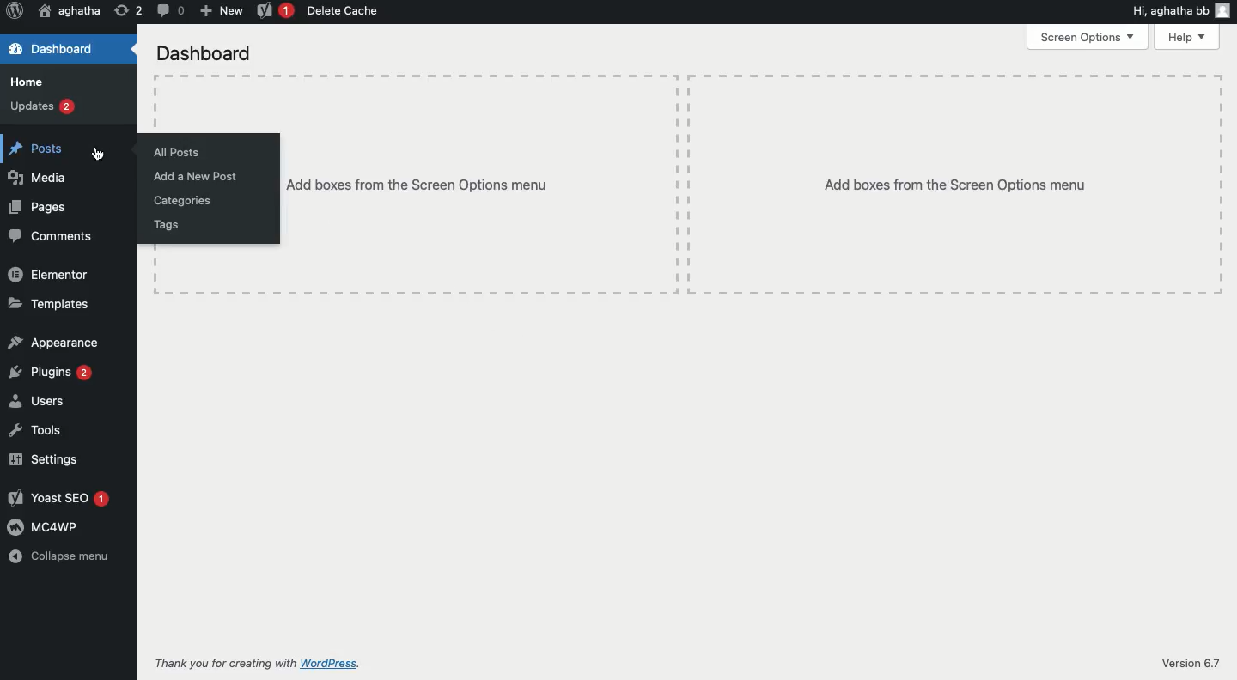 The image size is (1237, 680). What do you see at coordinates (44, 459) in the screenshot?
I see `Settings` at bounding box center [44, 459].